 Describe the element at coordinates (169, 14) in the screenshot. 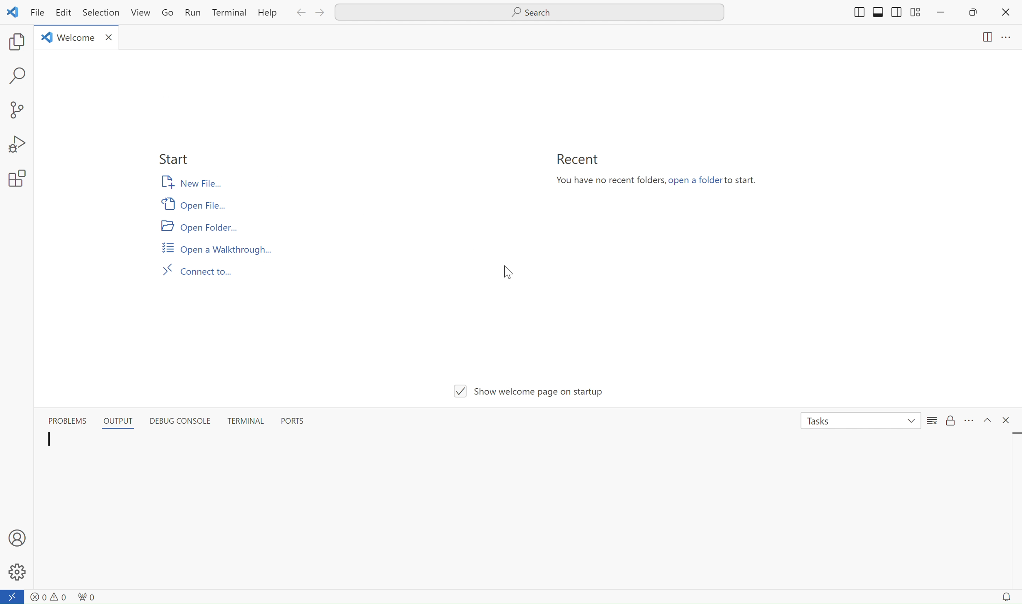

I see `Go` at that location.